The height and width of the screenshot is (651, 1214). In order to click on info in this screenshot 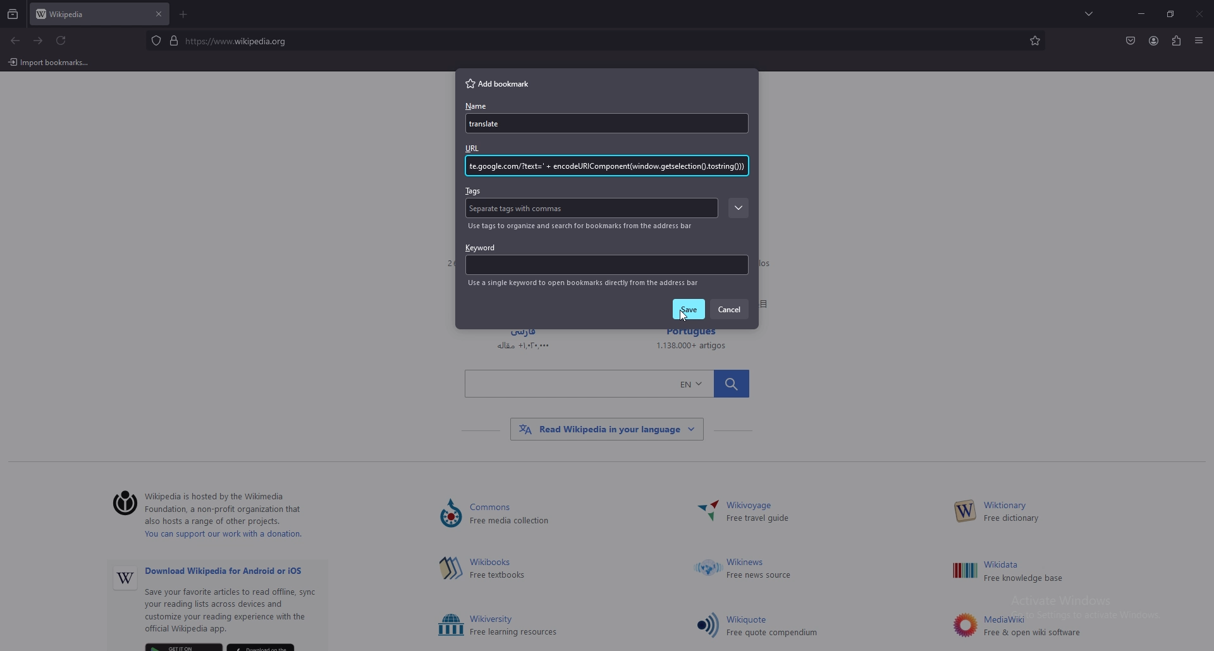, I will do `click(583, 226)`.